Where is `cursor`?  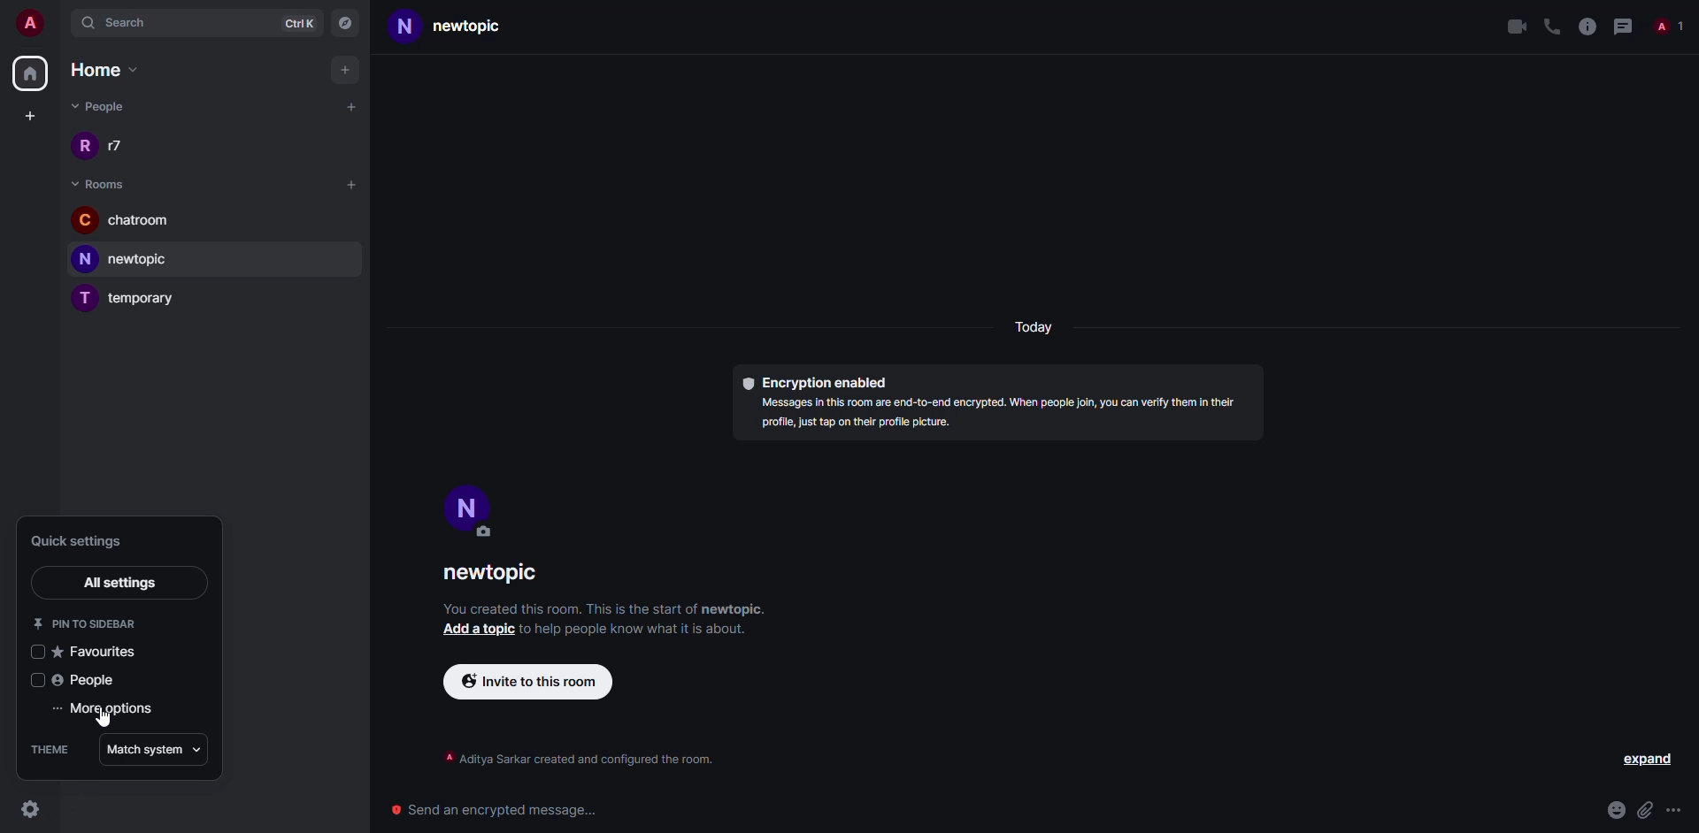
cursor is located at coordinates (107, 717).